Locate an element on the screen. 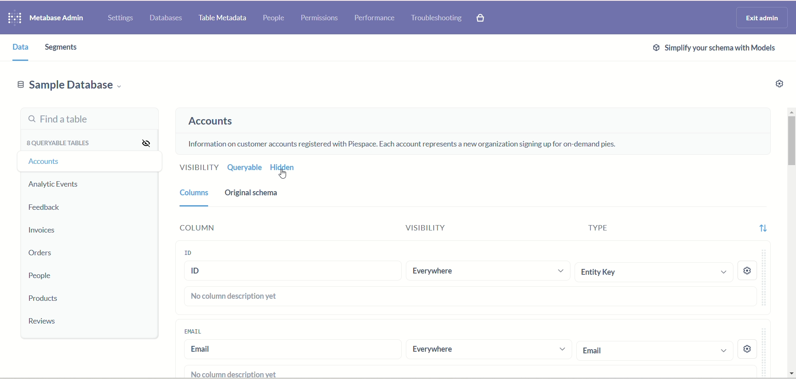 This screenshot has width=796, height=379. products is located at coordinates (46, 300).